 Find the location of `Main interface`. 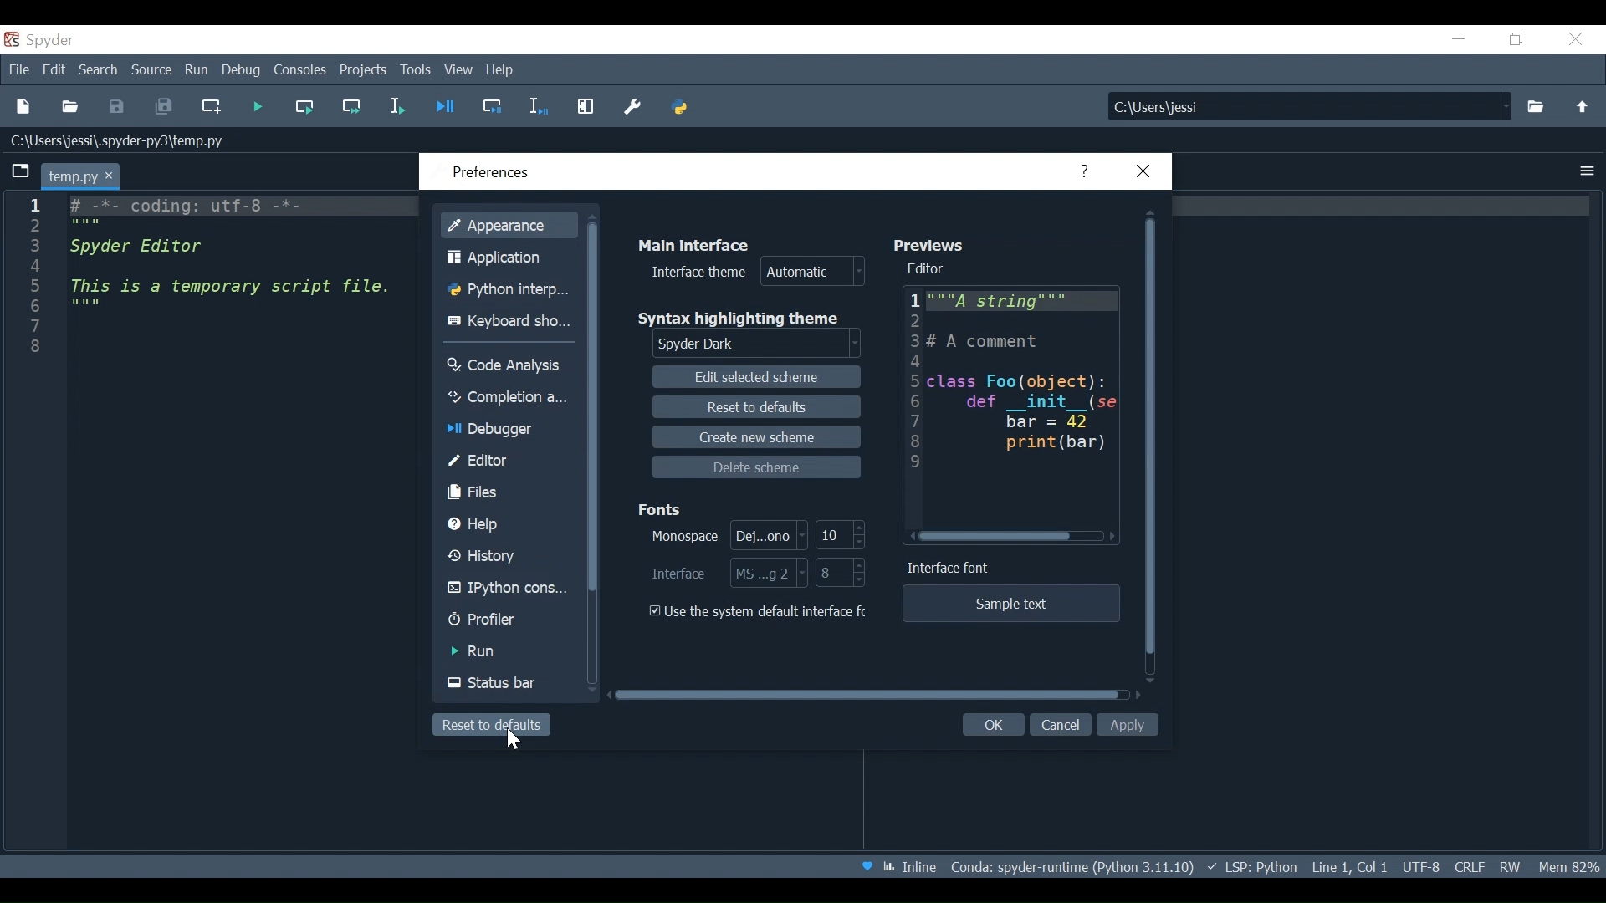

Main interface is located at coordinates (695, 245).